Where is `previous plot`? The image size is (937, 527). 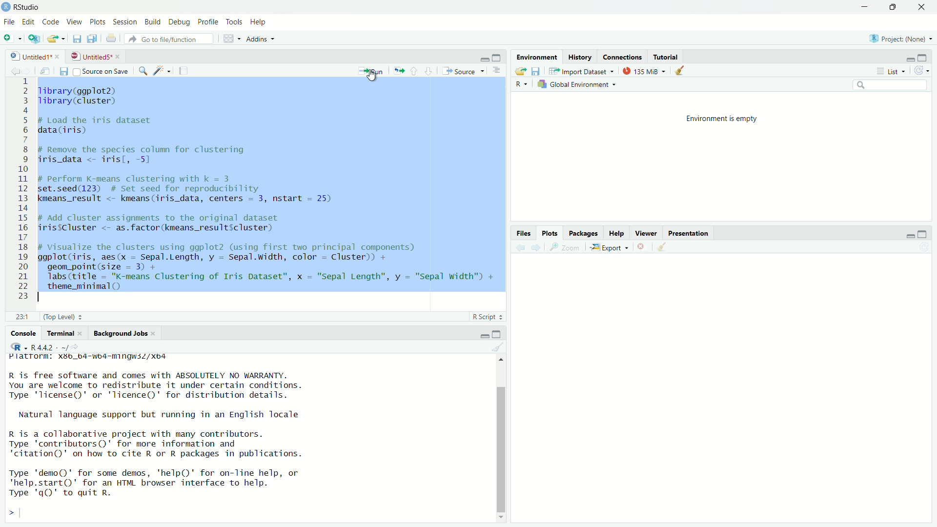
previous plot is located at coordinates (517, 248).